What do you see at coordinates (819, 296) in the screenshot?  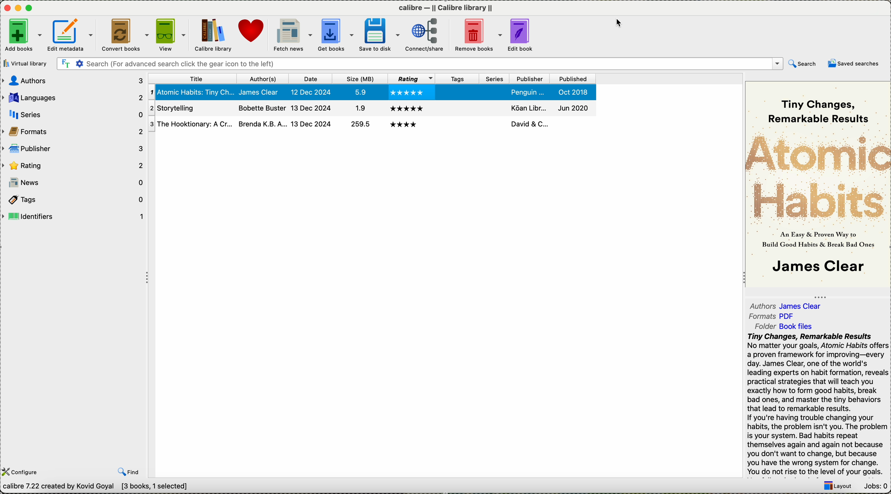 I see `collapse` at bounding box center [819, 296].